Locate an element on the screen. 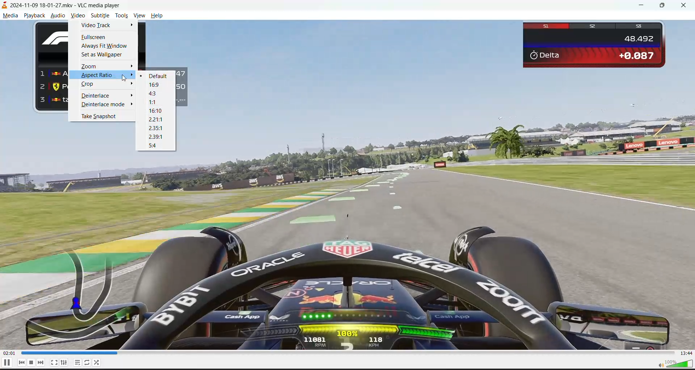  random is located at coordinates (99, 363).